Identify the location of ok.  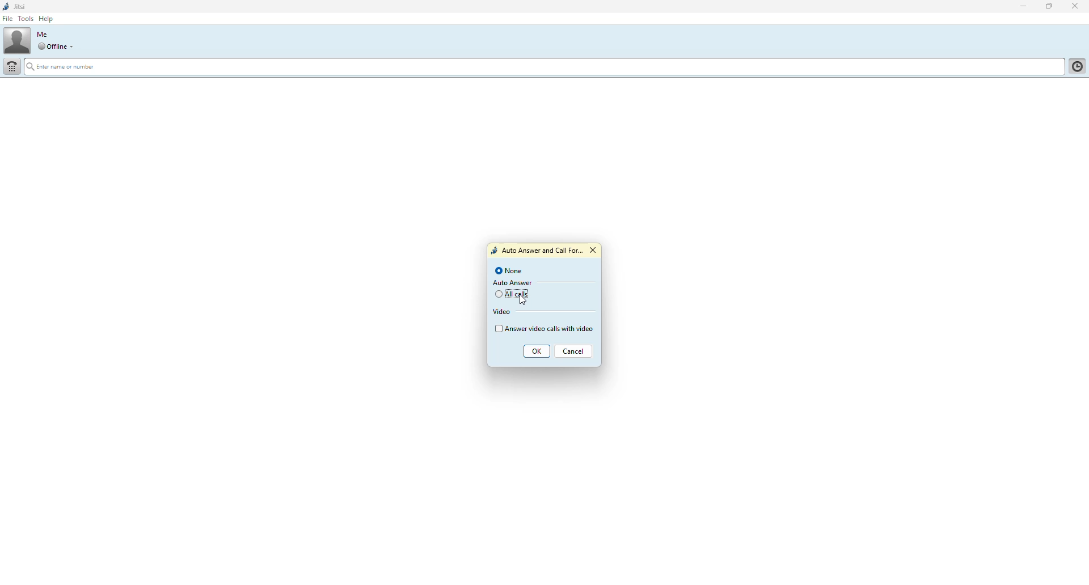
(537, 353).